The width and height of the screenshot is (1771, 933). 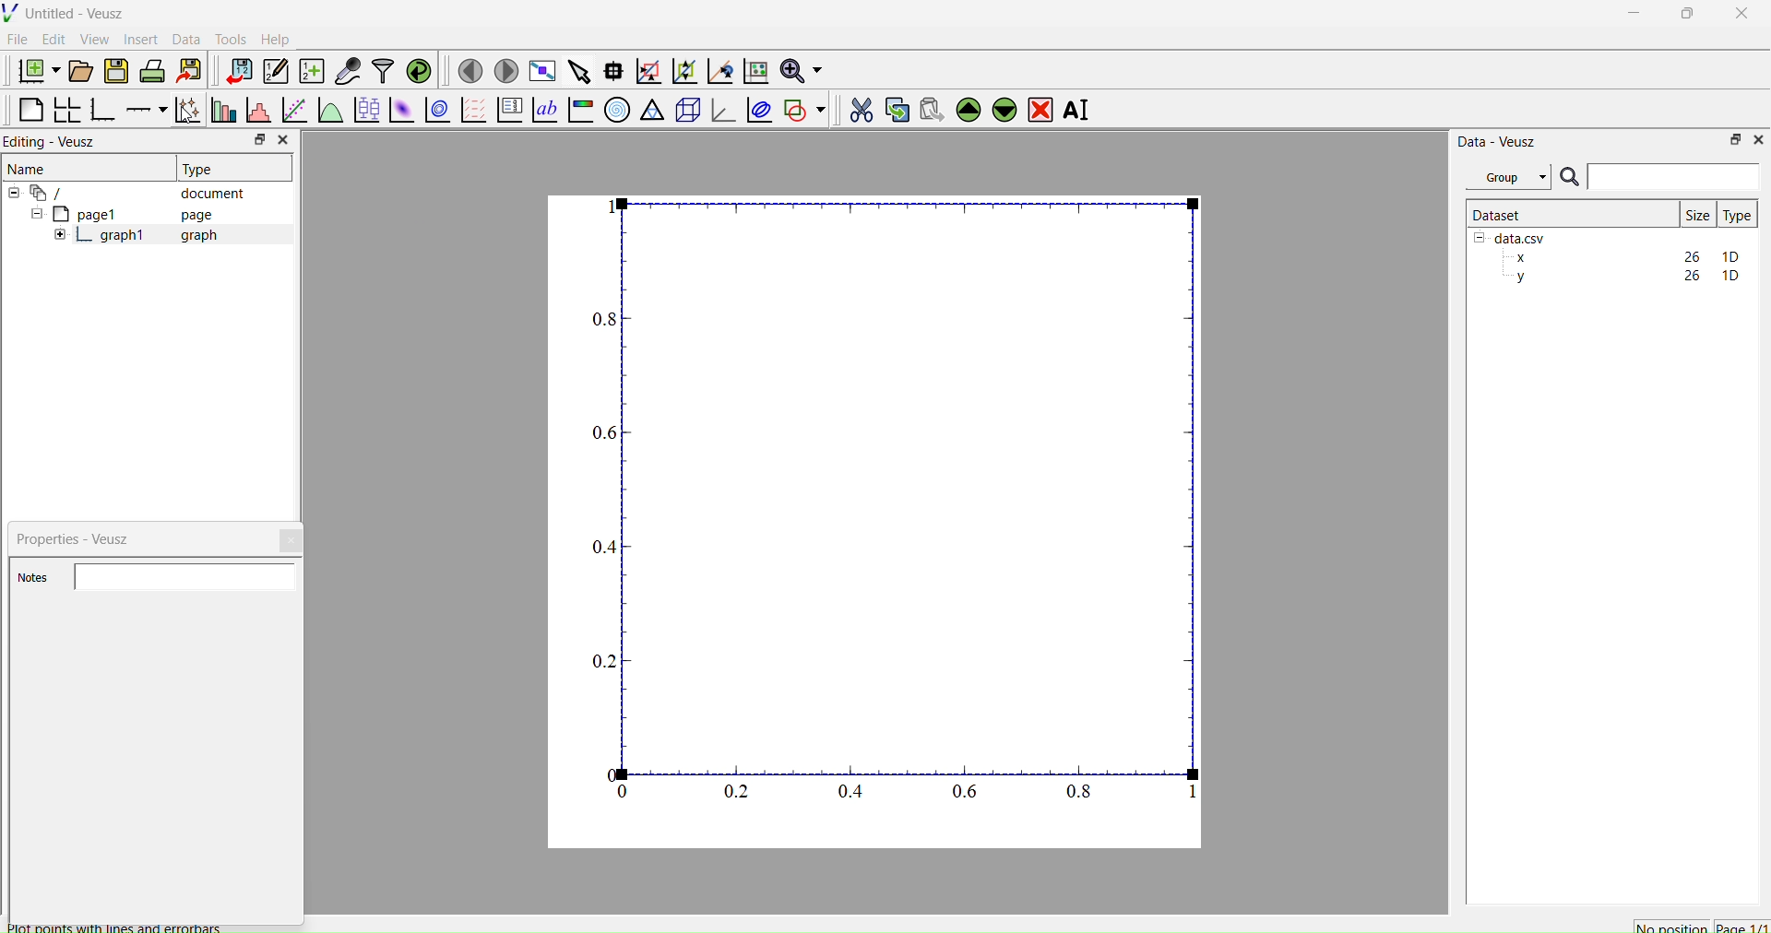 I want to click on data.csv, so click(x=1512, y=236).